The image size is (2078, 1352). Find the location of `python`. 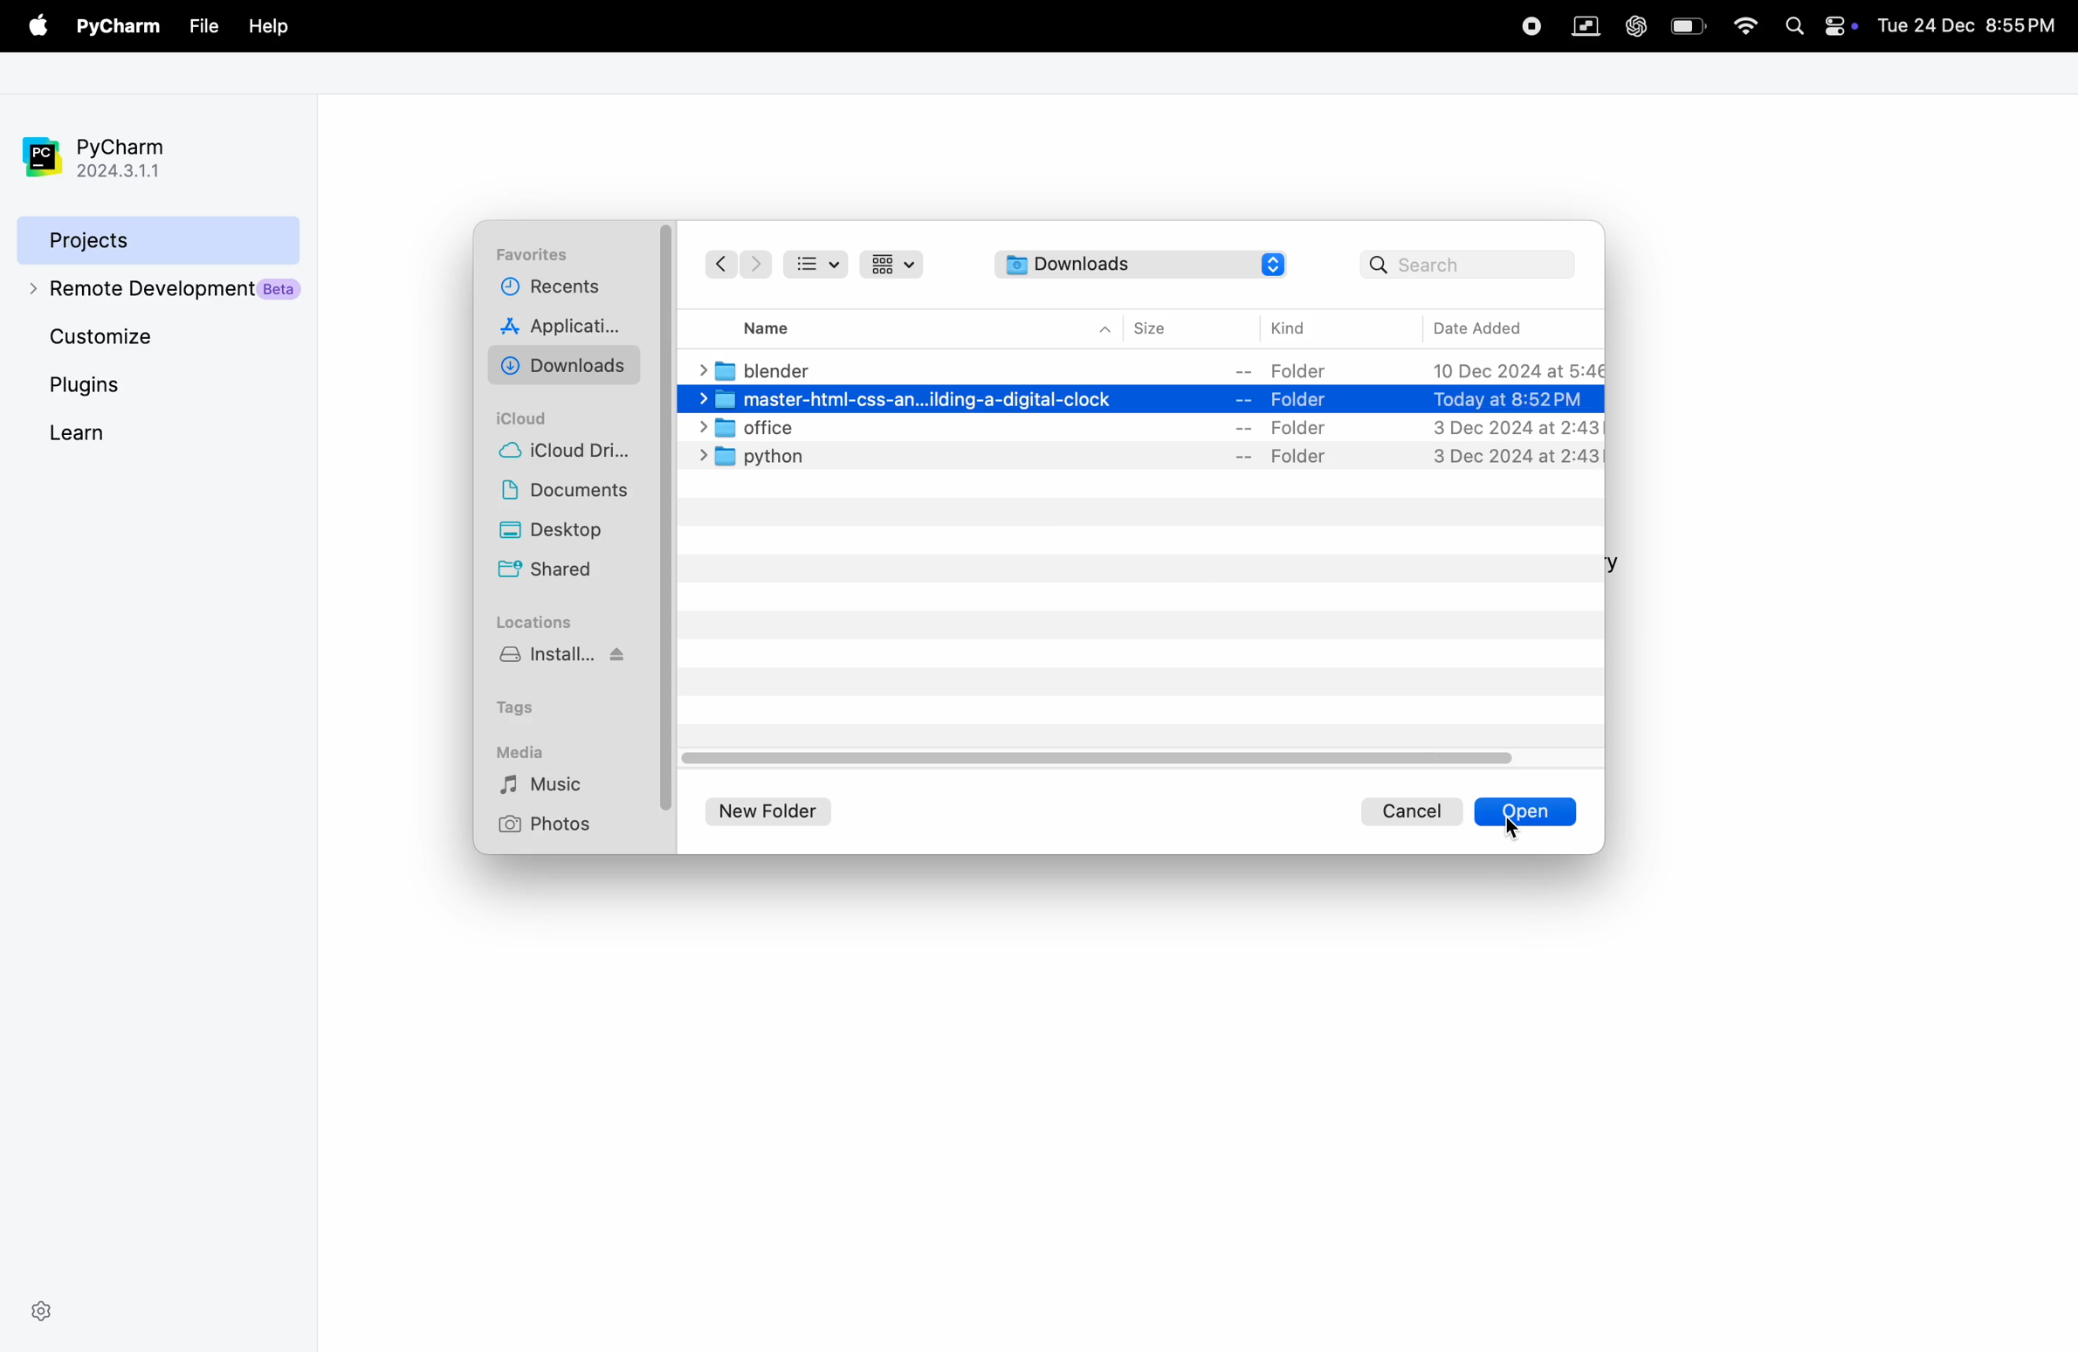

python is located at coordinates (1146, 456).